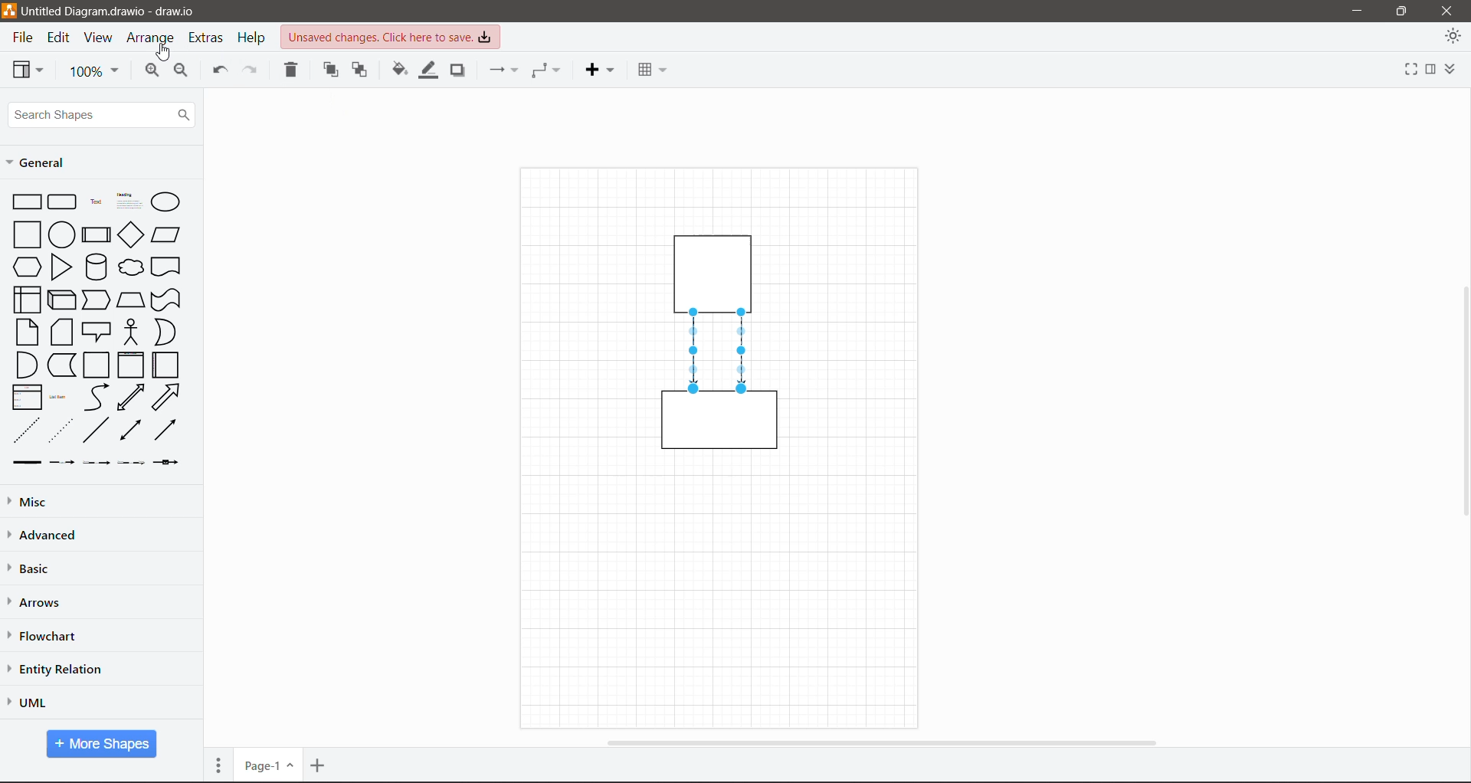  Describe the element at coordinates (547, 70) in the screenshot. I see `Waypoints` at that location.